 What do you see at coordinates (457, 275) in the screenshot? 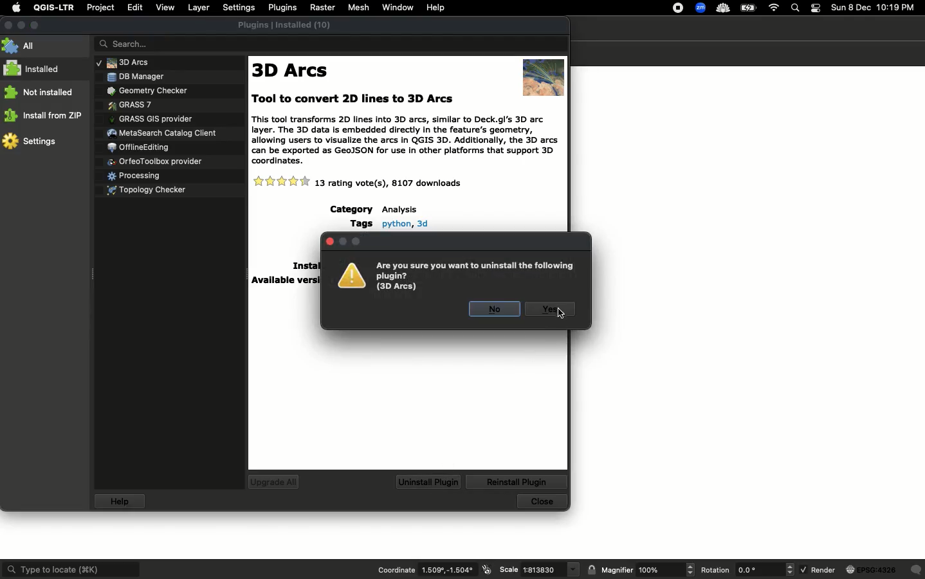
I see `Warning` at bounding box center [457, 275].